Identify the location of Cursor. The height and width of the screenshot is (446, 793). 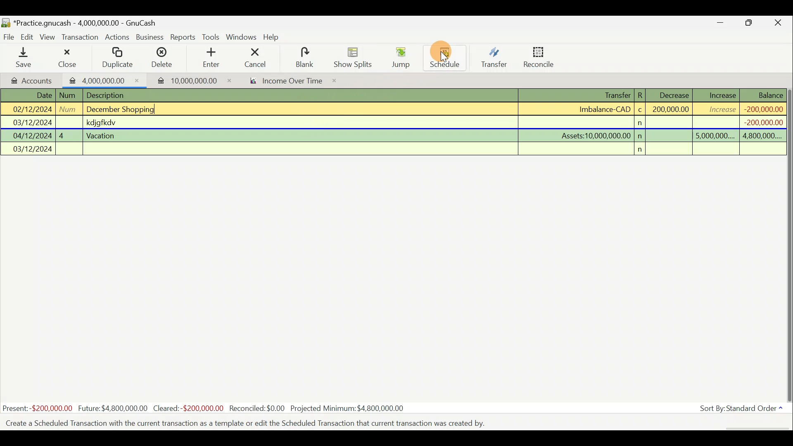
(444, 54).